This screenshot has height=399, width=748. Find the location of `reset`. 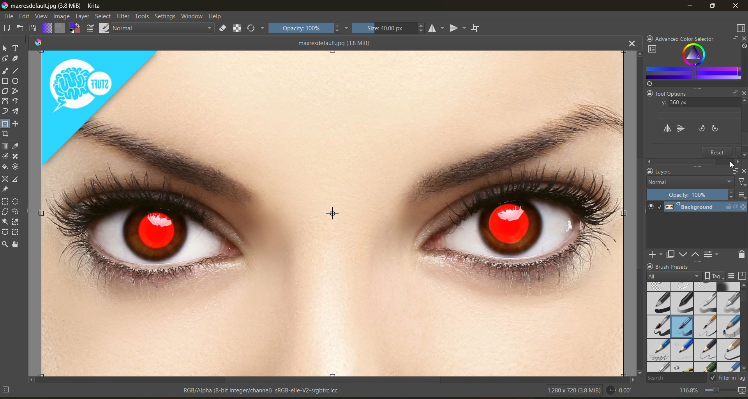

reset is located at coordinates (718, 152).